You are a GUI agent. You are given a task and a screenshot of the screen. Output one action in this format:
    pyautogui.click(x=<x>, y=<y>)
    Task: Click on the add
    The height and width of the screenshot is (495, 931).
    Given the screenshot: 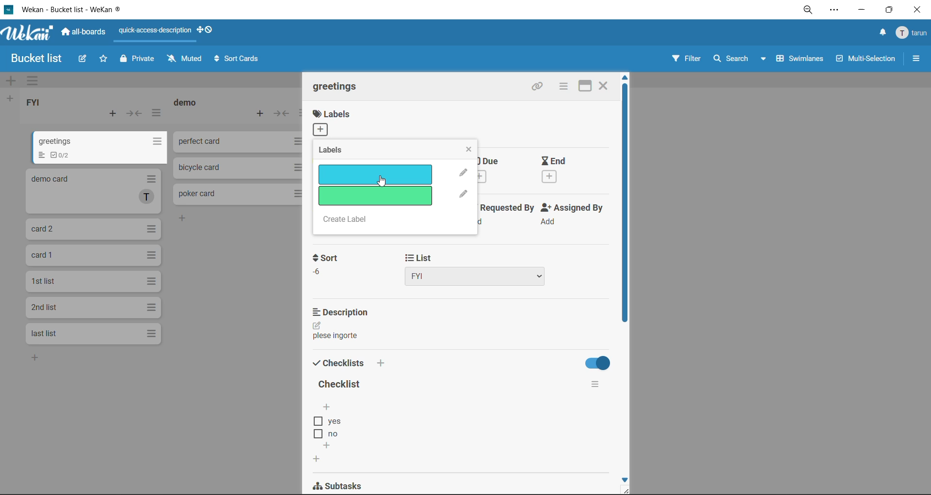 What is the action you would take?
    pyautogui.click(x=35, y=358)
    